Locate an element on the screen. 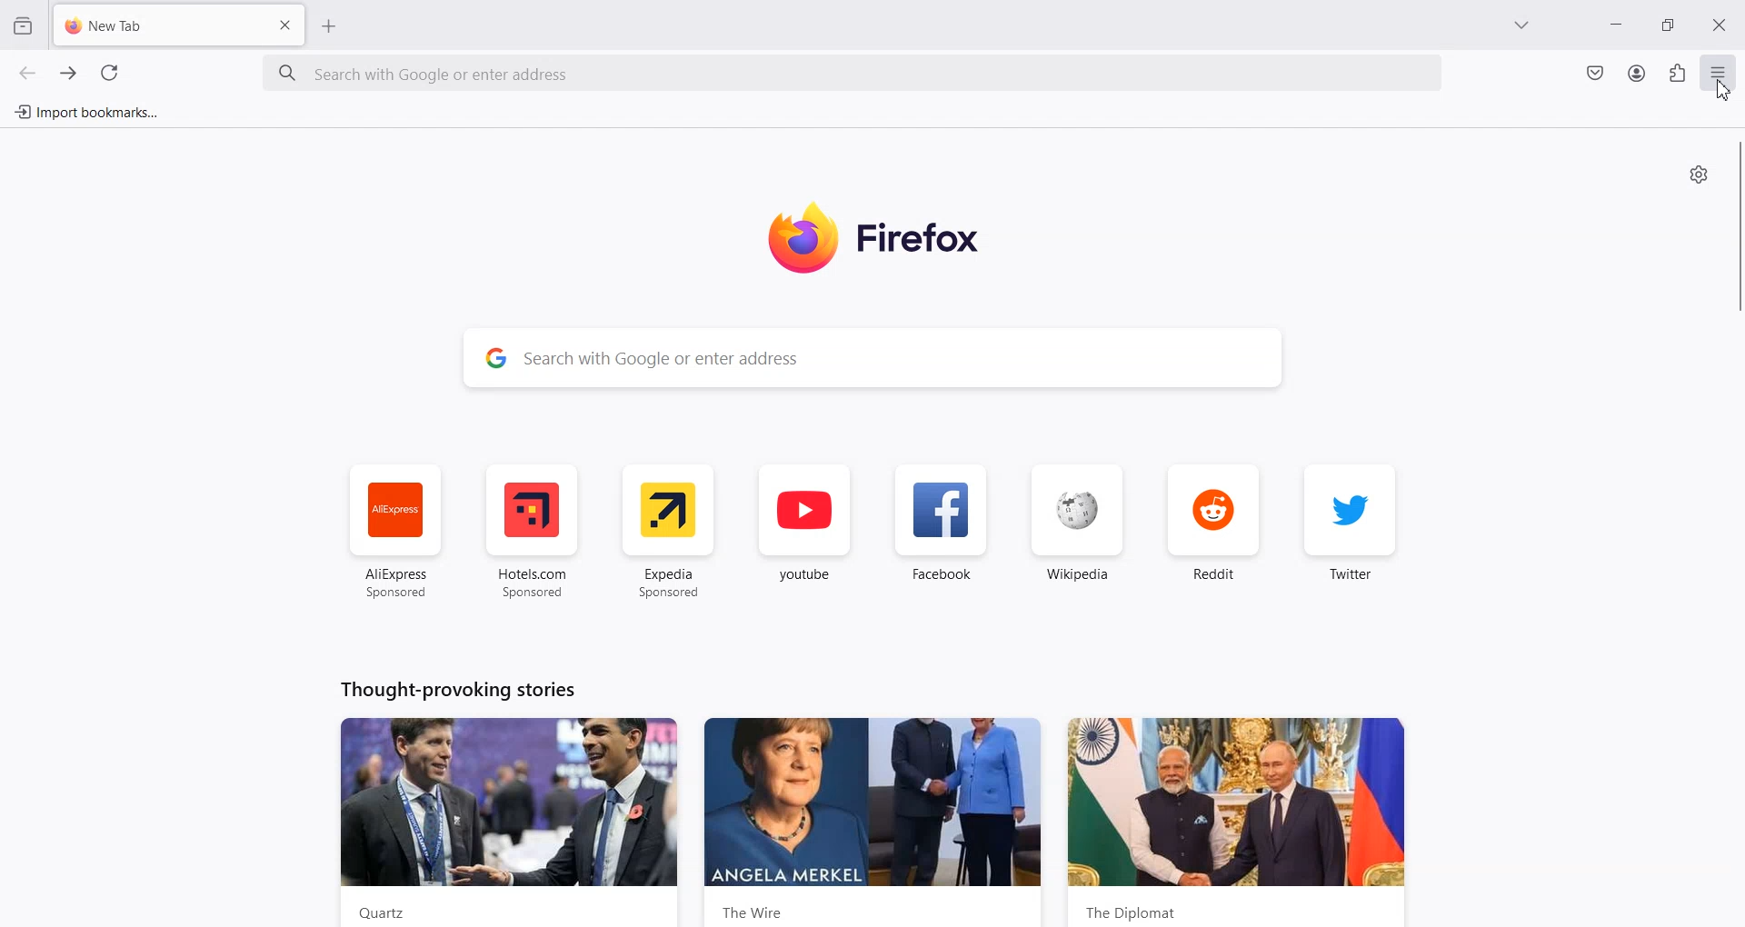  Minimize is located at coordinates (1616, 25).